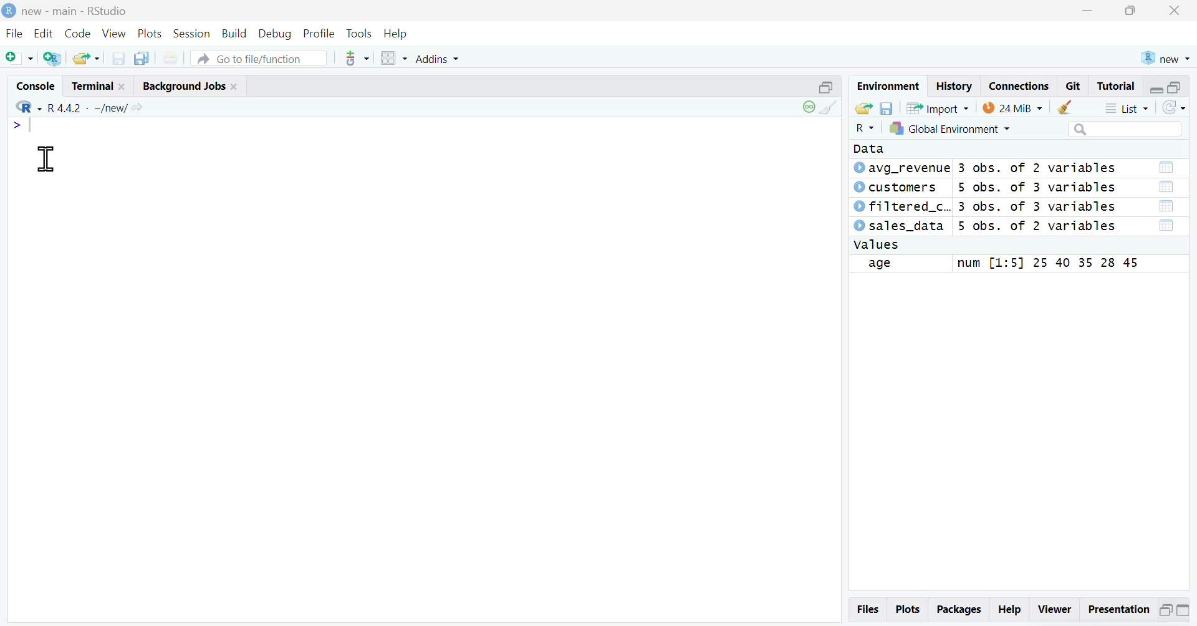 This screenshot has height=626, width=1197. I want to click on Plots, so click(150, 33).